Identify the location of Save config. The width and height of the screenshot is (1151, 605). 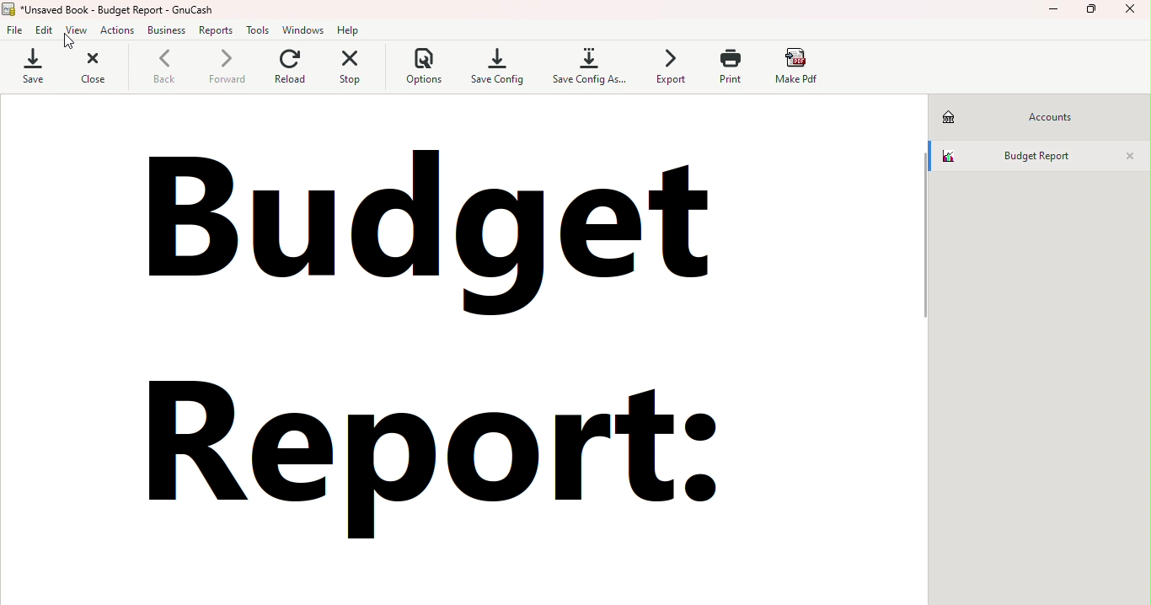
(499, 65).